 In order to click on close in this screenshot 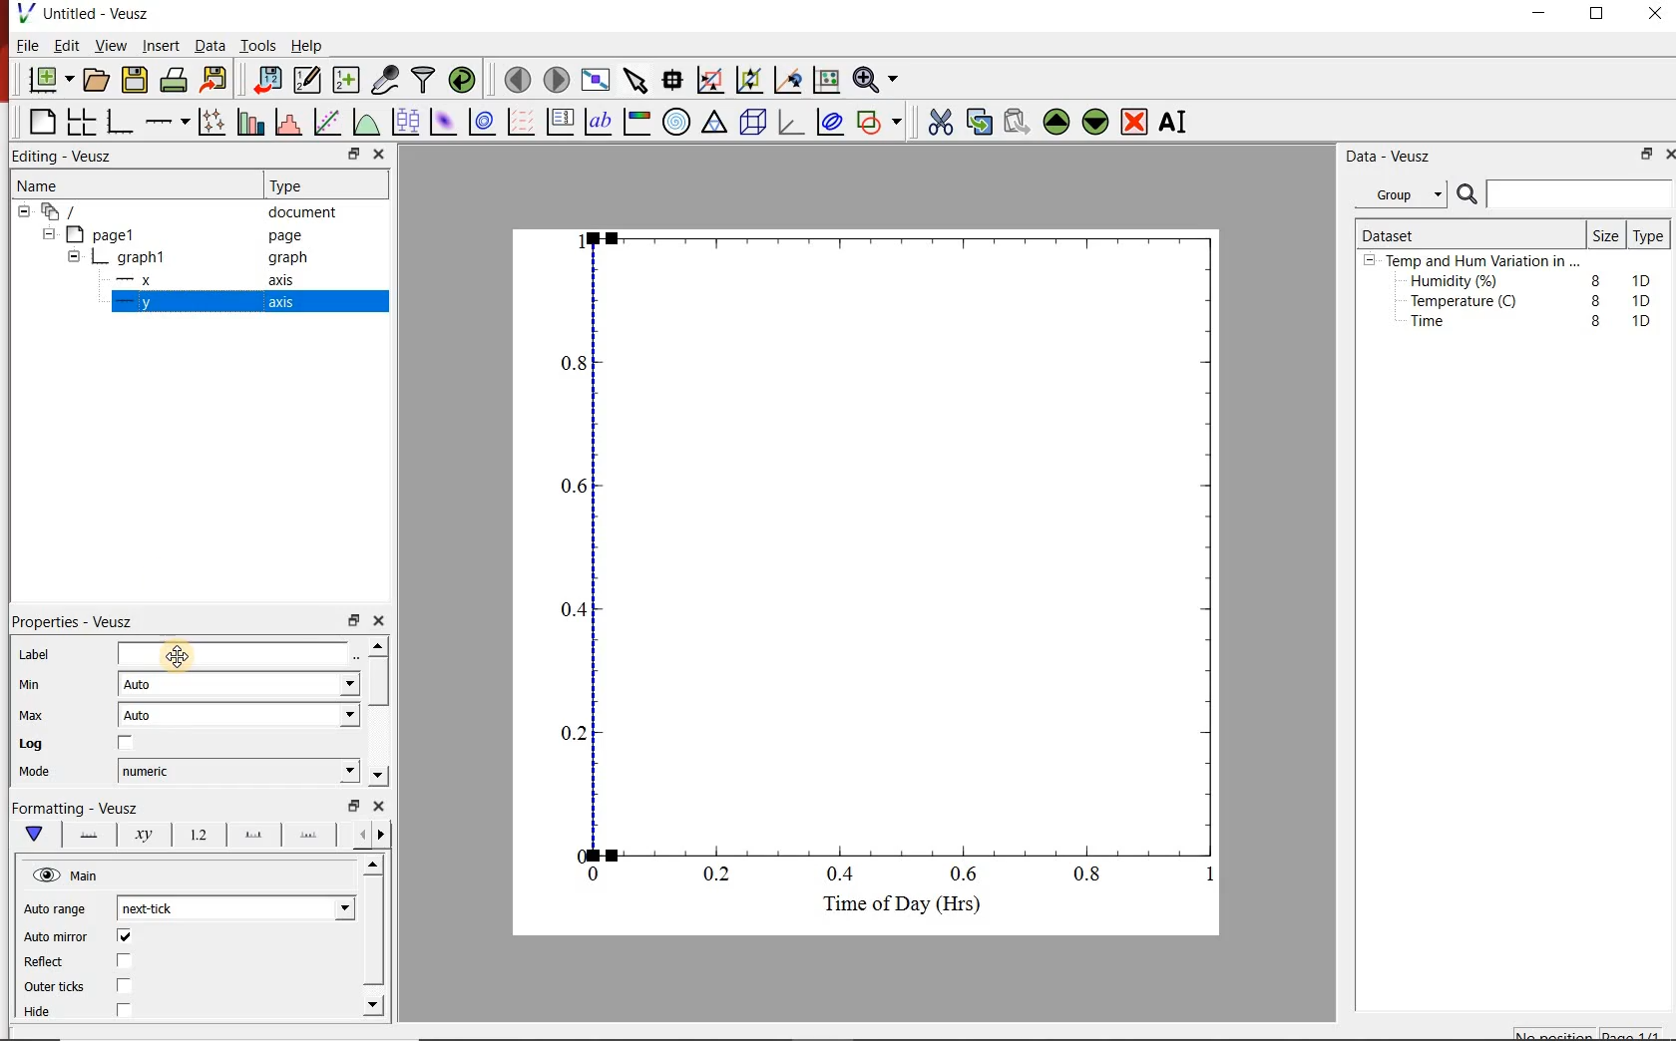, I will do `click(1666, 154)`.